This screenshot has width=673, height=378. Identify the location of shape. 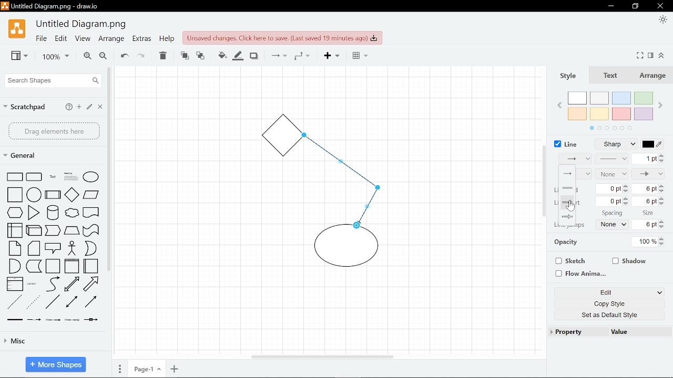
(54, 195).